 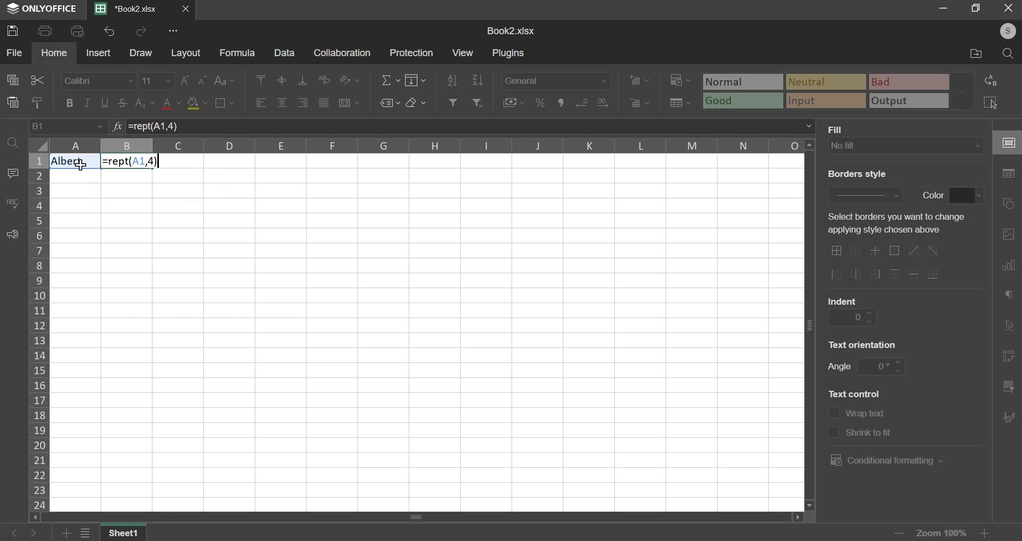 I want to click on spreadsheet, so click(x=510, y=30).